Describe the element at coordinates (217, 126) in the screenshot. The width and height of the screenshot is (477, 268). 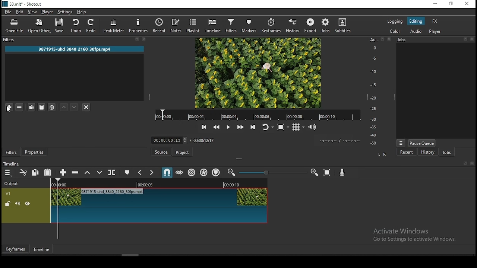
I see `play quickly backwards` at that location.